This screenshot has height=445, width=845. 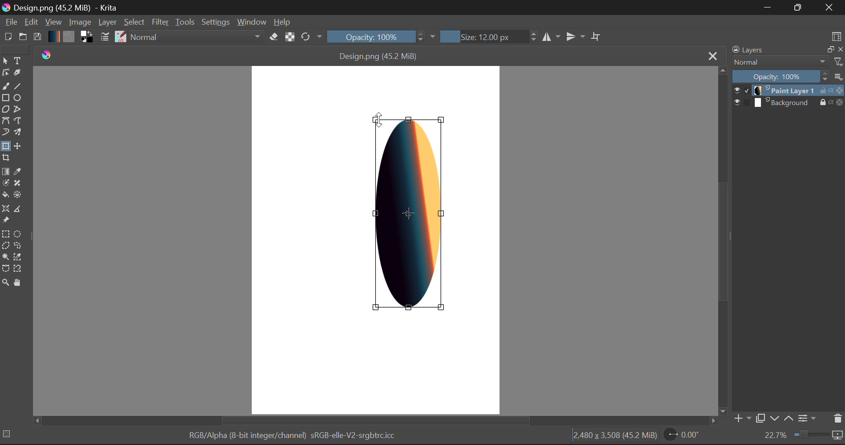 I want to click on Rectangle, so click(x=6, y=98).